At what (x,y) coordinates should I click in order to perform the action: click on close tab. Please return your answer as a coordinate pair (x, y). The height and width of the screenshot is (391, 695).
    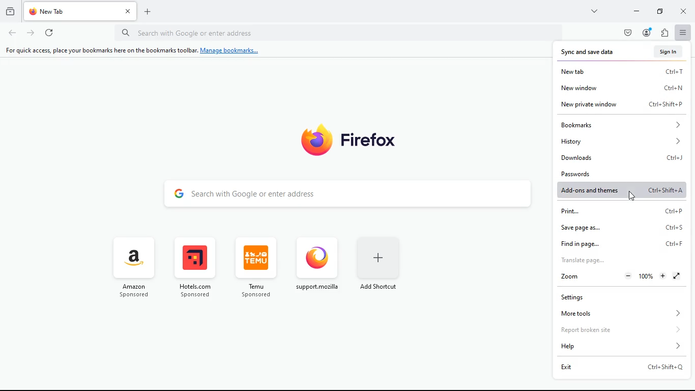
    Looking at the image, I should click on (128, 10).